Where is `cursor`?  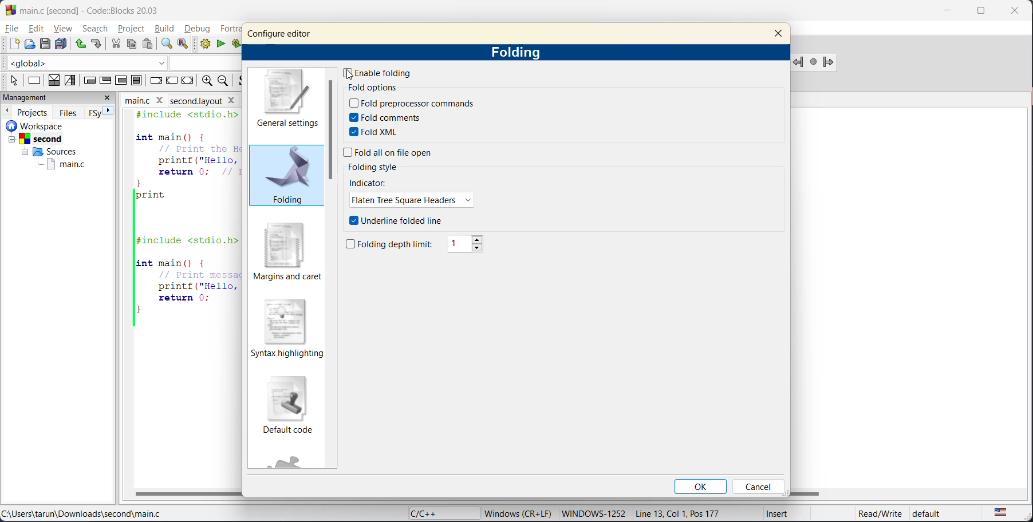
cursor is located at coordinates (346, 75).